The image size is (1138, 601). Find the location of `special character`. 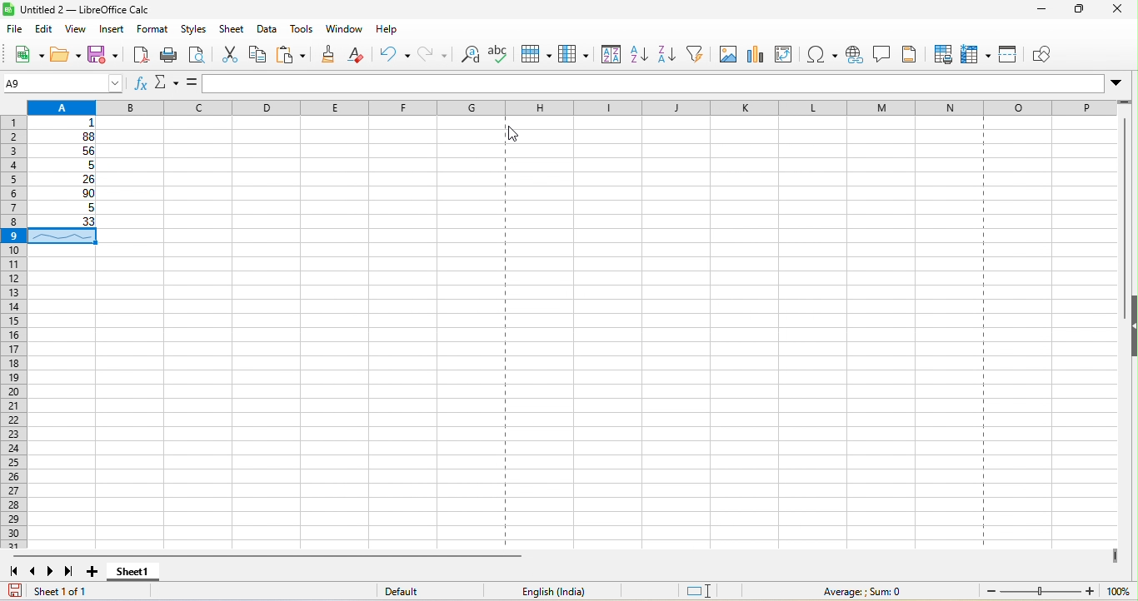

special character is located at coordinates (822, 56).